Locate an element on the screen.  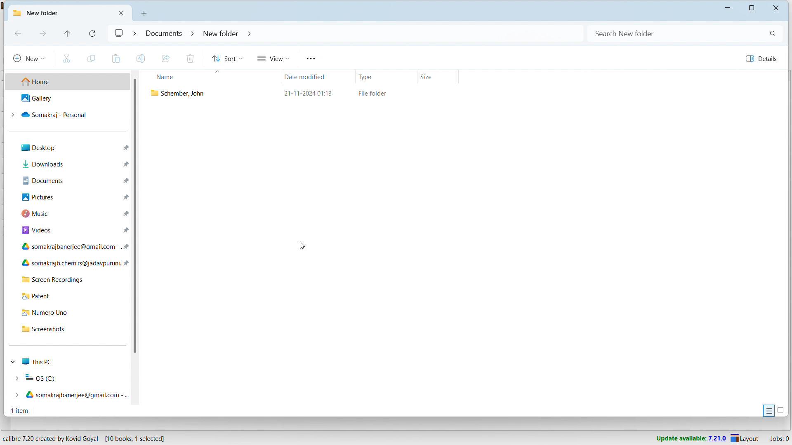
exported book is located at coordinates (291, 94).